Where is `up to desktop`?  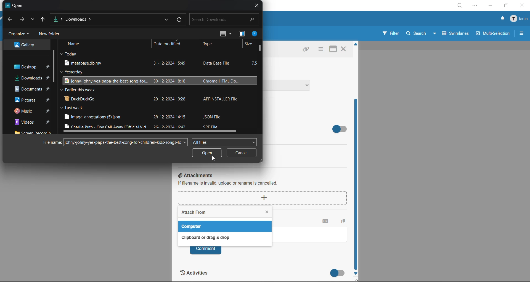
up to desktop is located at coordinates (45, 19).